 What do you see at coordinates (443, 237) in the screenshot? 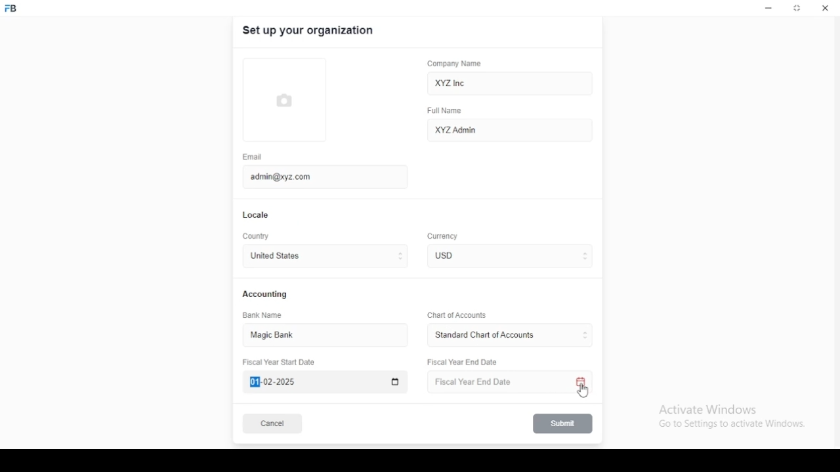
I see `Currency` at bounding box center [443, 237].